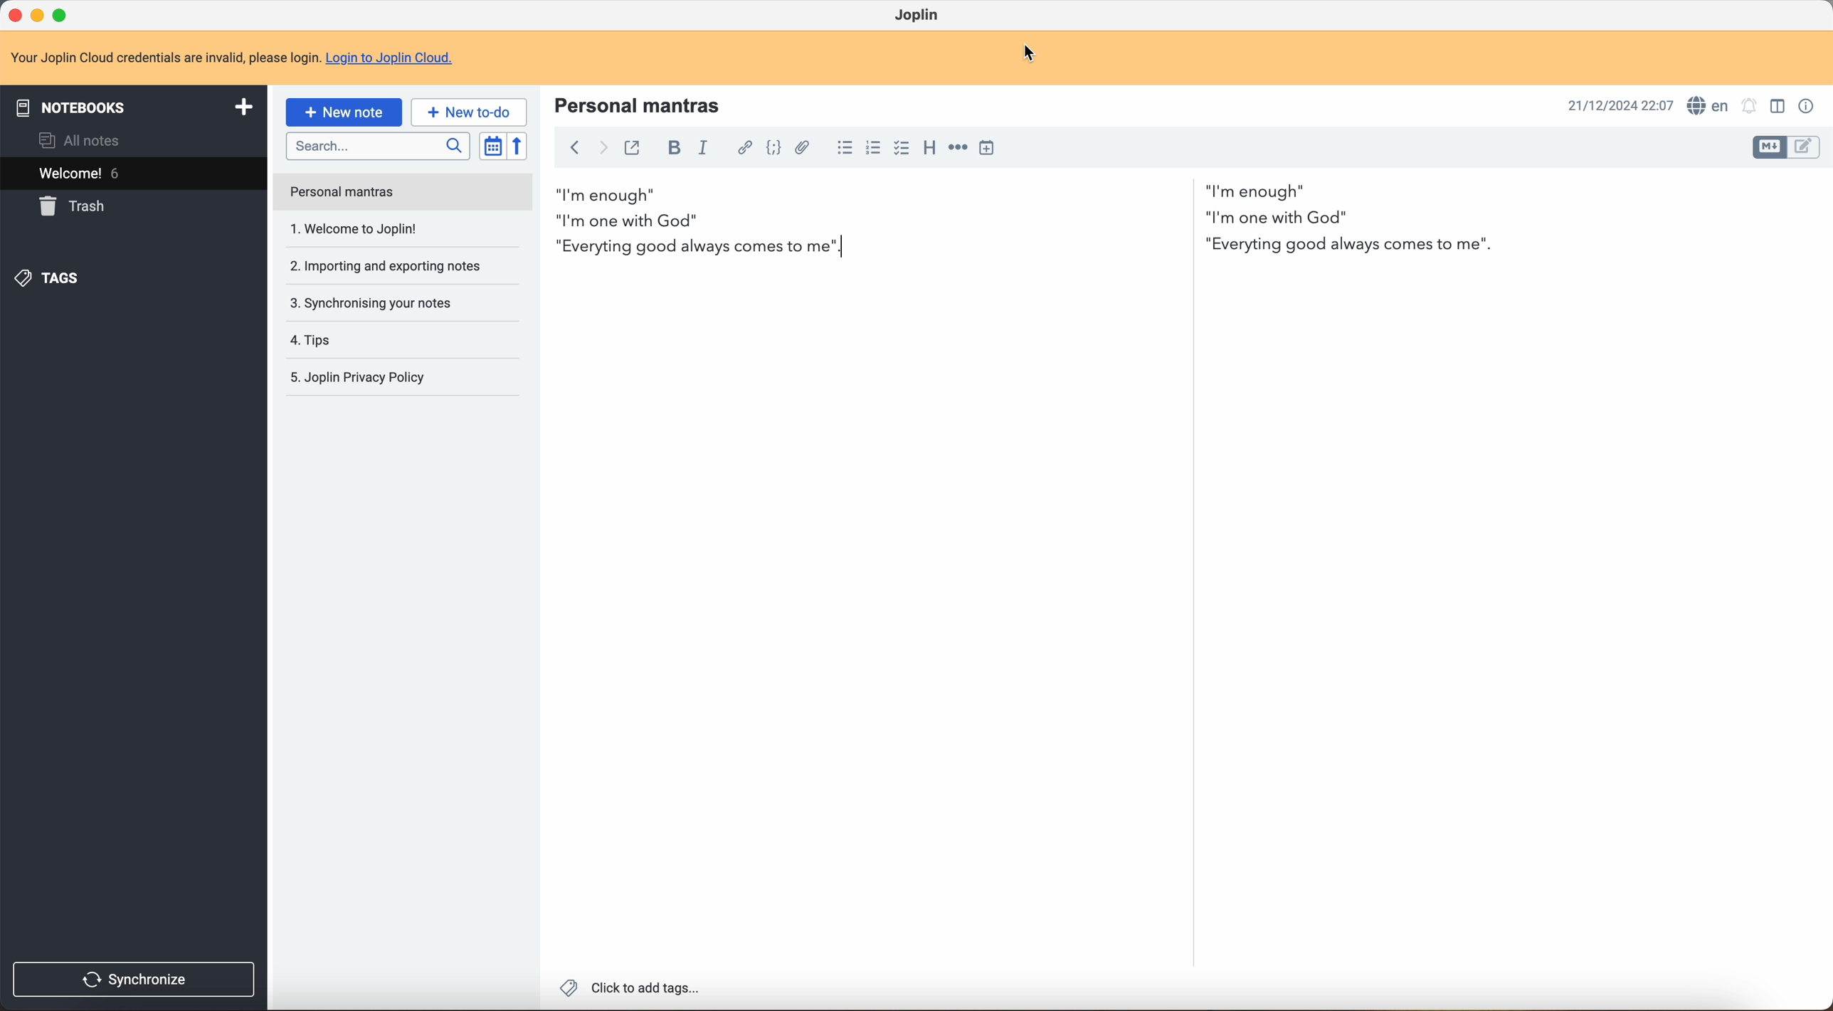 The height and width of the screenshot is (1011, 1833). What do you see at coordinates (1030, 55) in the screenshot?
I see `cursor` at bounding box center [1030, 55].